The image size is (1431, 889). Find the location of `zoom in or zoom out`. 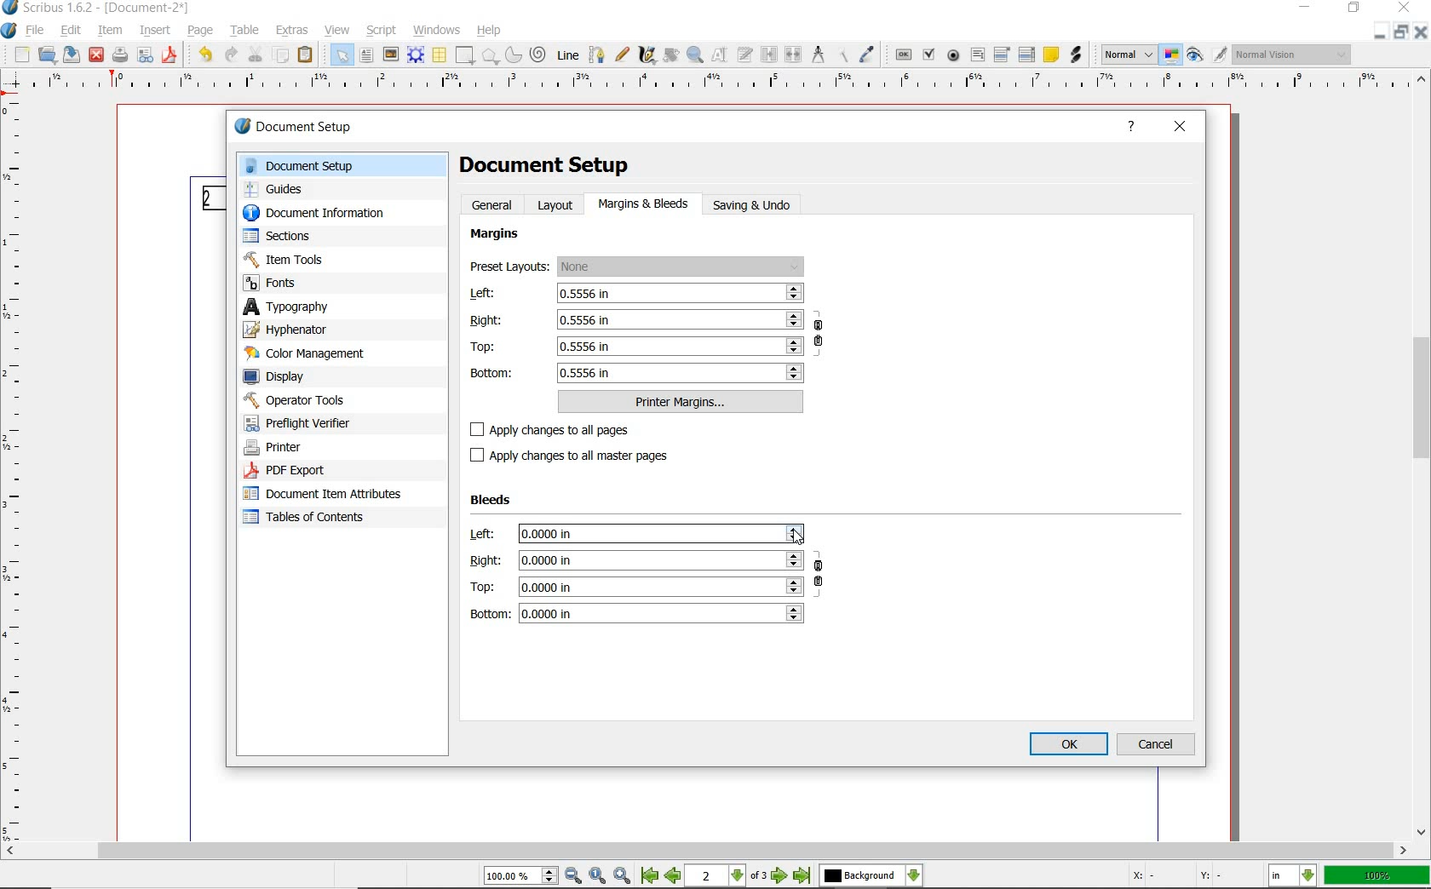

zoom in or zoom out is located at coordinates (696, 56).